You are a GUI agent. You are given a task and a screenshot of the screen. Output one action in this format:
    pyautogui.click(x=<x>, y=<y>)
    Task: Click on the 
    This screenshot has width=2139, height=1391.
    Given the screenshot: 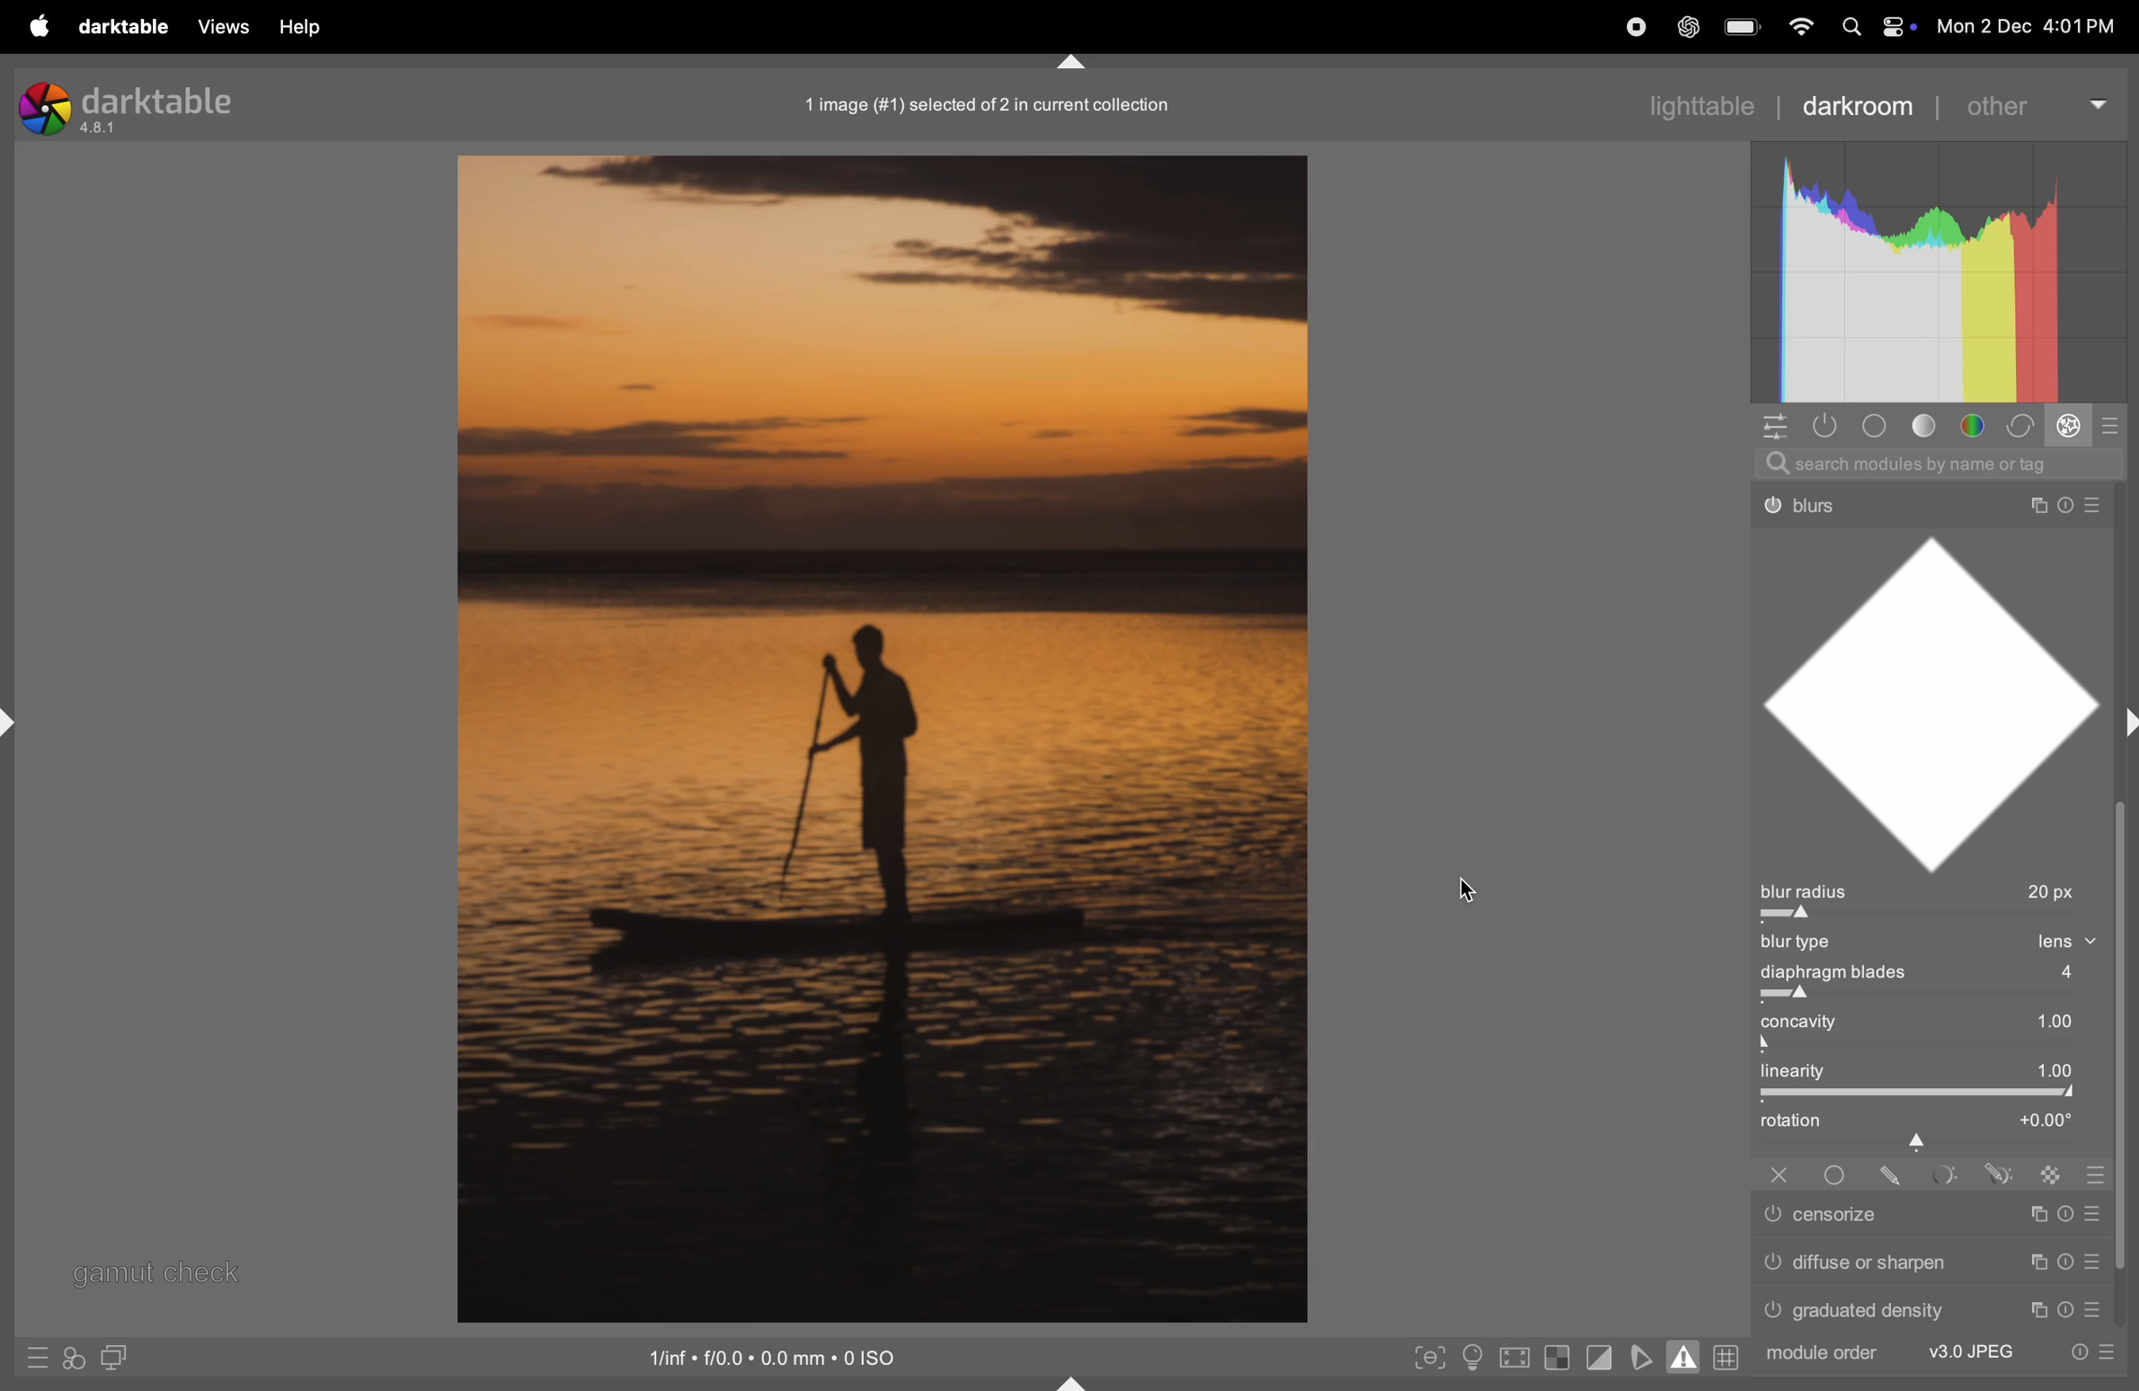 What is the action you would take?
    pyautogui.click(x=2001, y=1174)
    